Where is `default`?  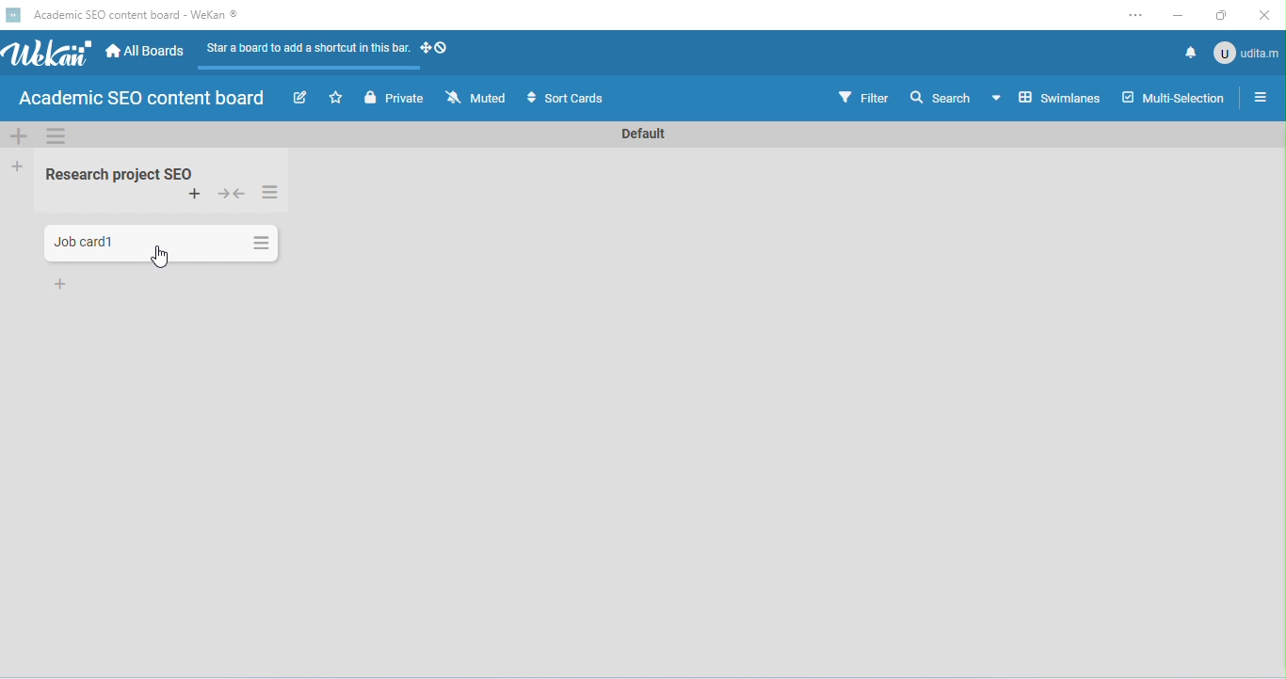
default is located at coordinates (645, 134).